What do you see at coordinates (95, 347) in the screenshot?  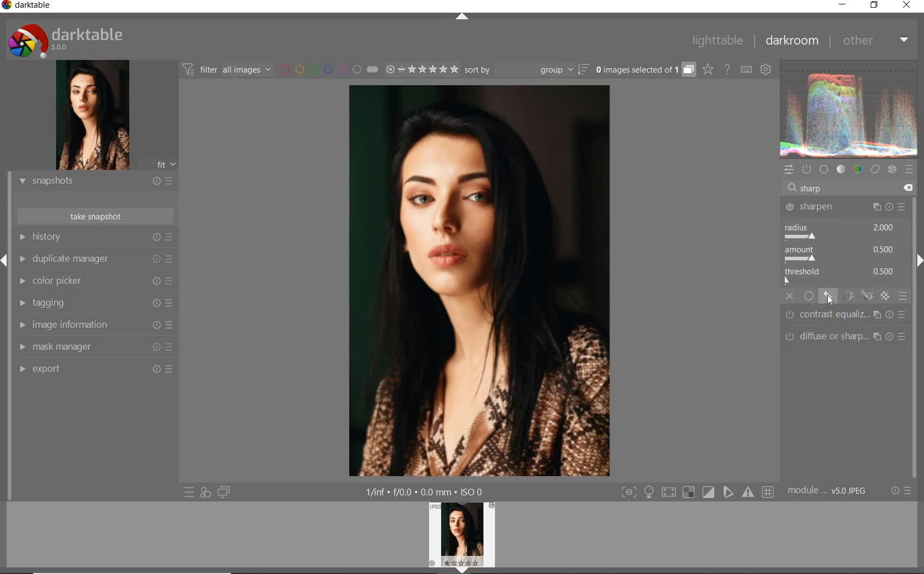 I see `mask manager` at bounding box center [95, 347].